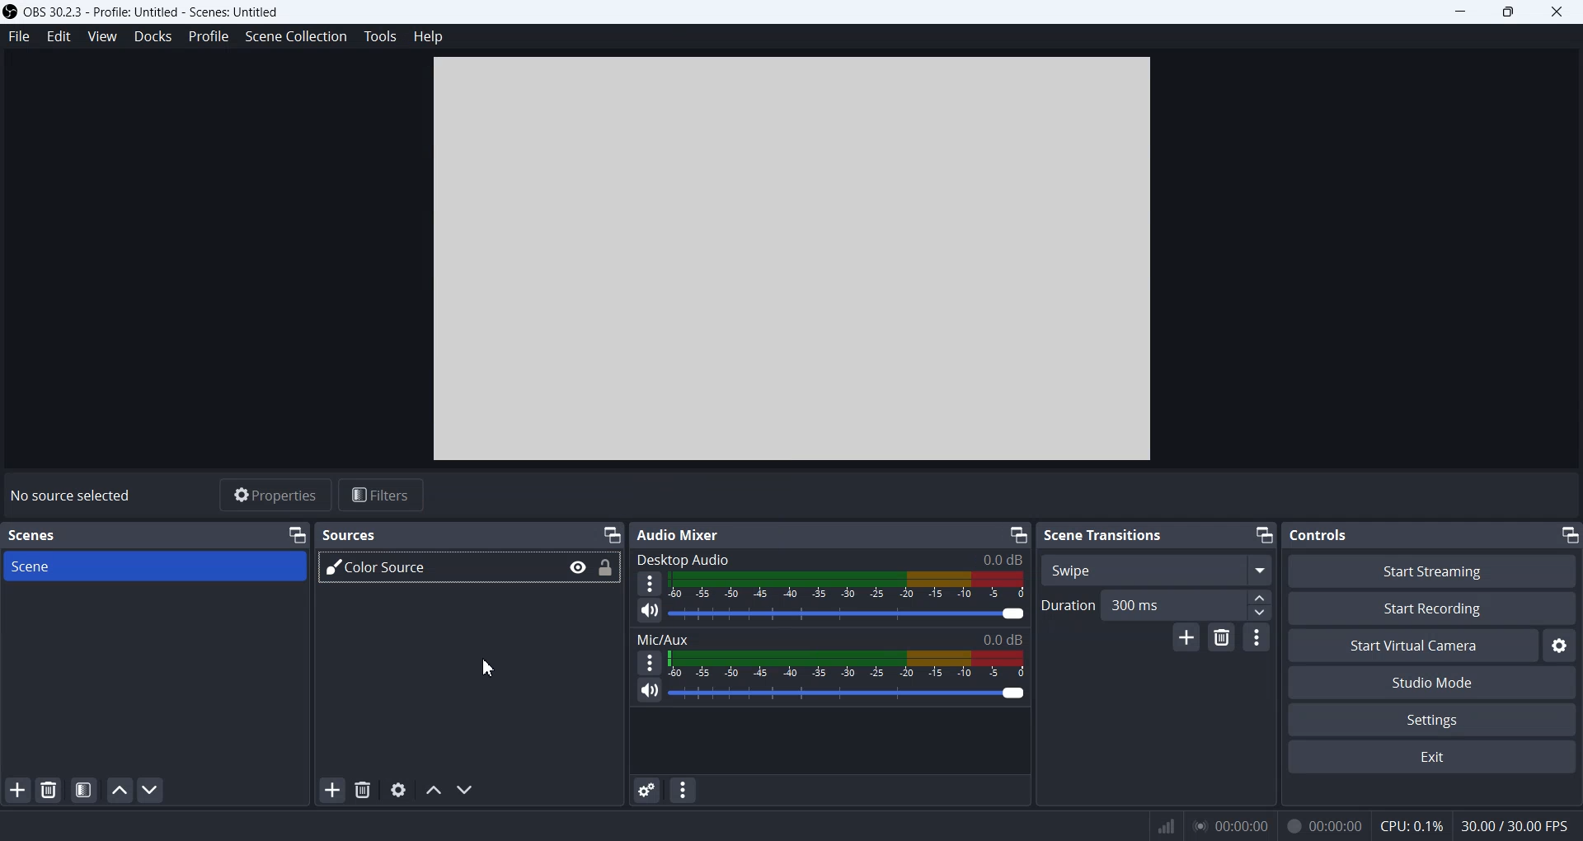 Image resolution: width=1583 pixels, height=841 pixels. What do you see at coordinates (18, 789) in the screenshot?
I see `Add Scene` at bounding box center [18, 789].